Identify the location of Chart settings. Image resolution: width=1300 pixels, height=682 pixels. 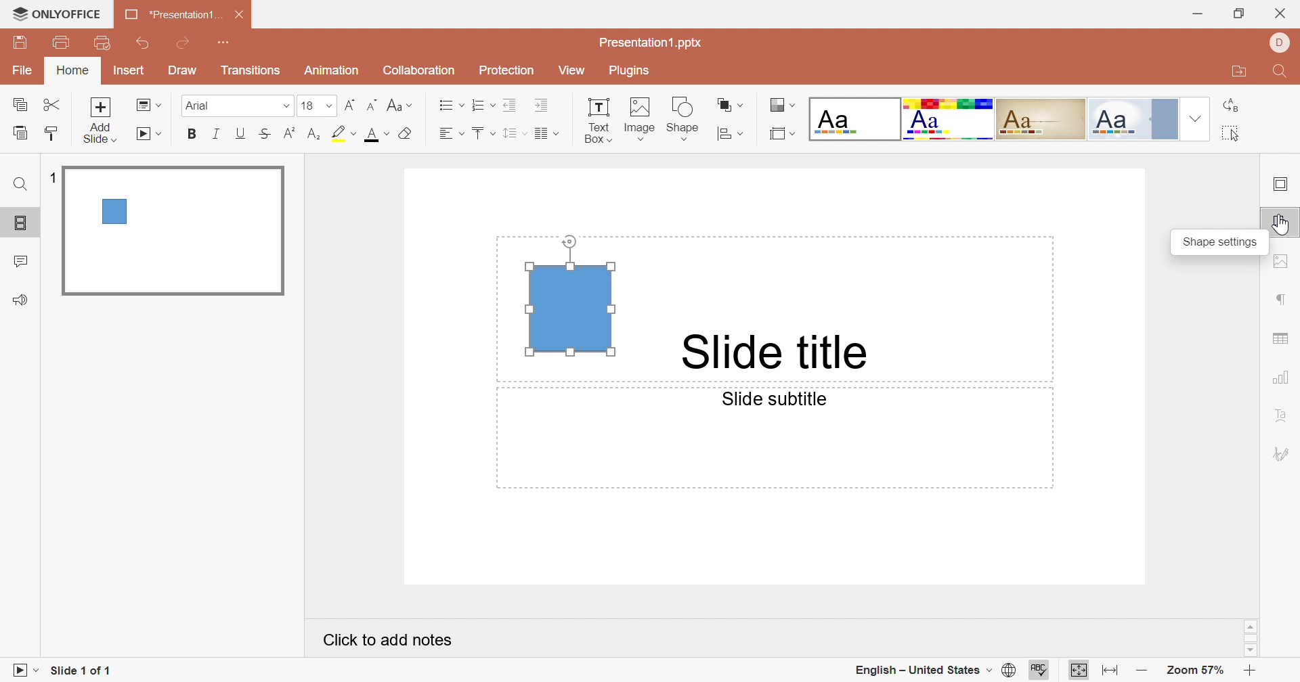
(1285, 376).